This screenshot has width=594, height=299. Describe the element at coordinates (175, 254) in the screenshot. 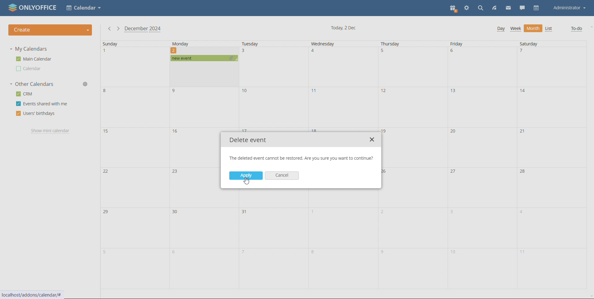

I see `6` at that location.